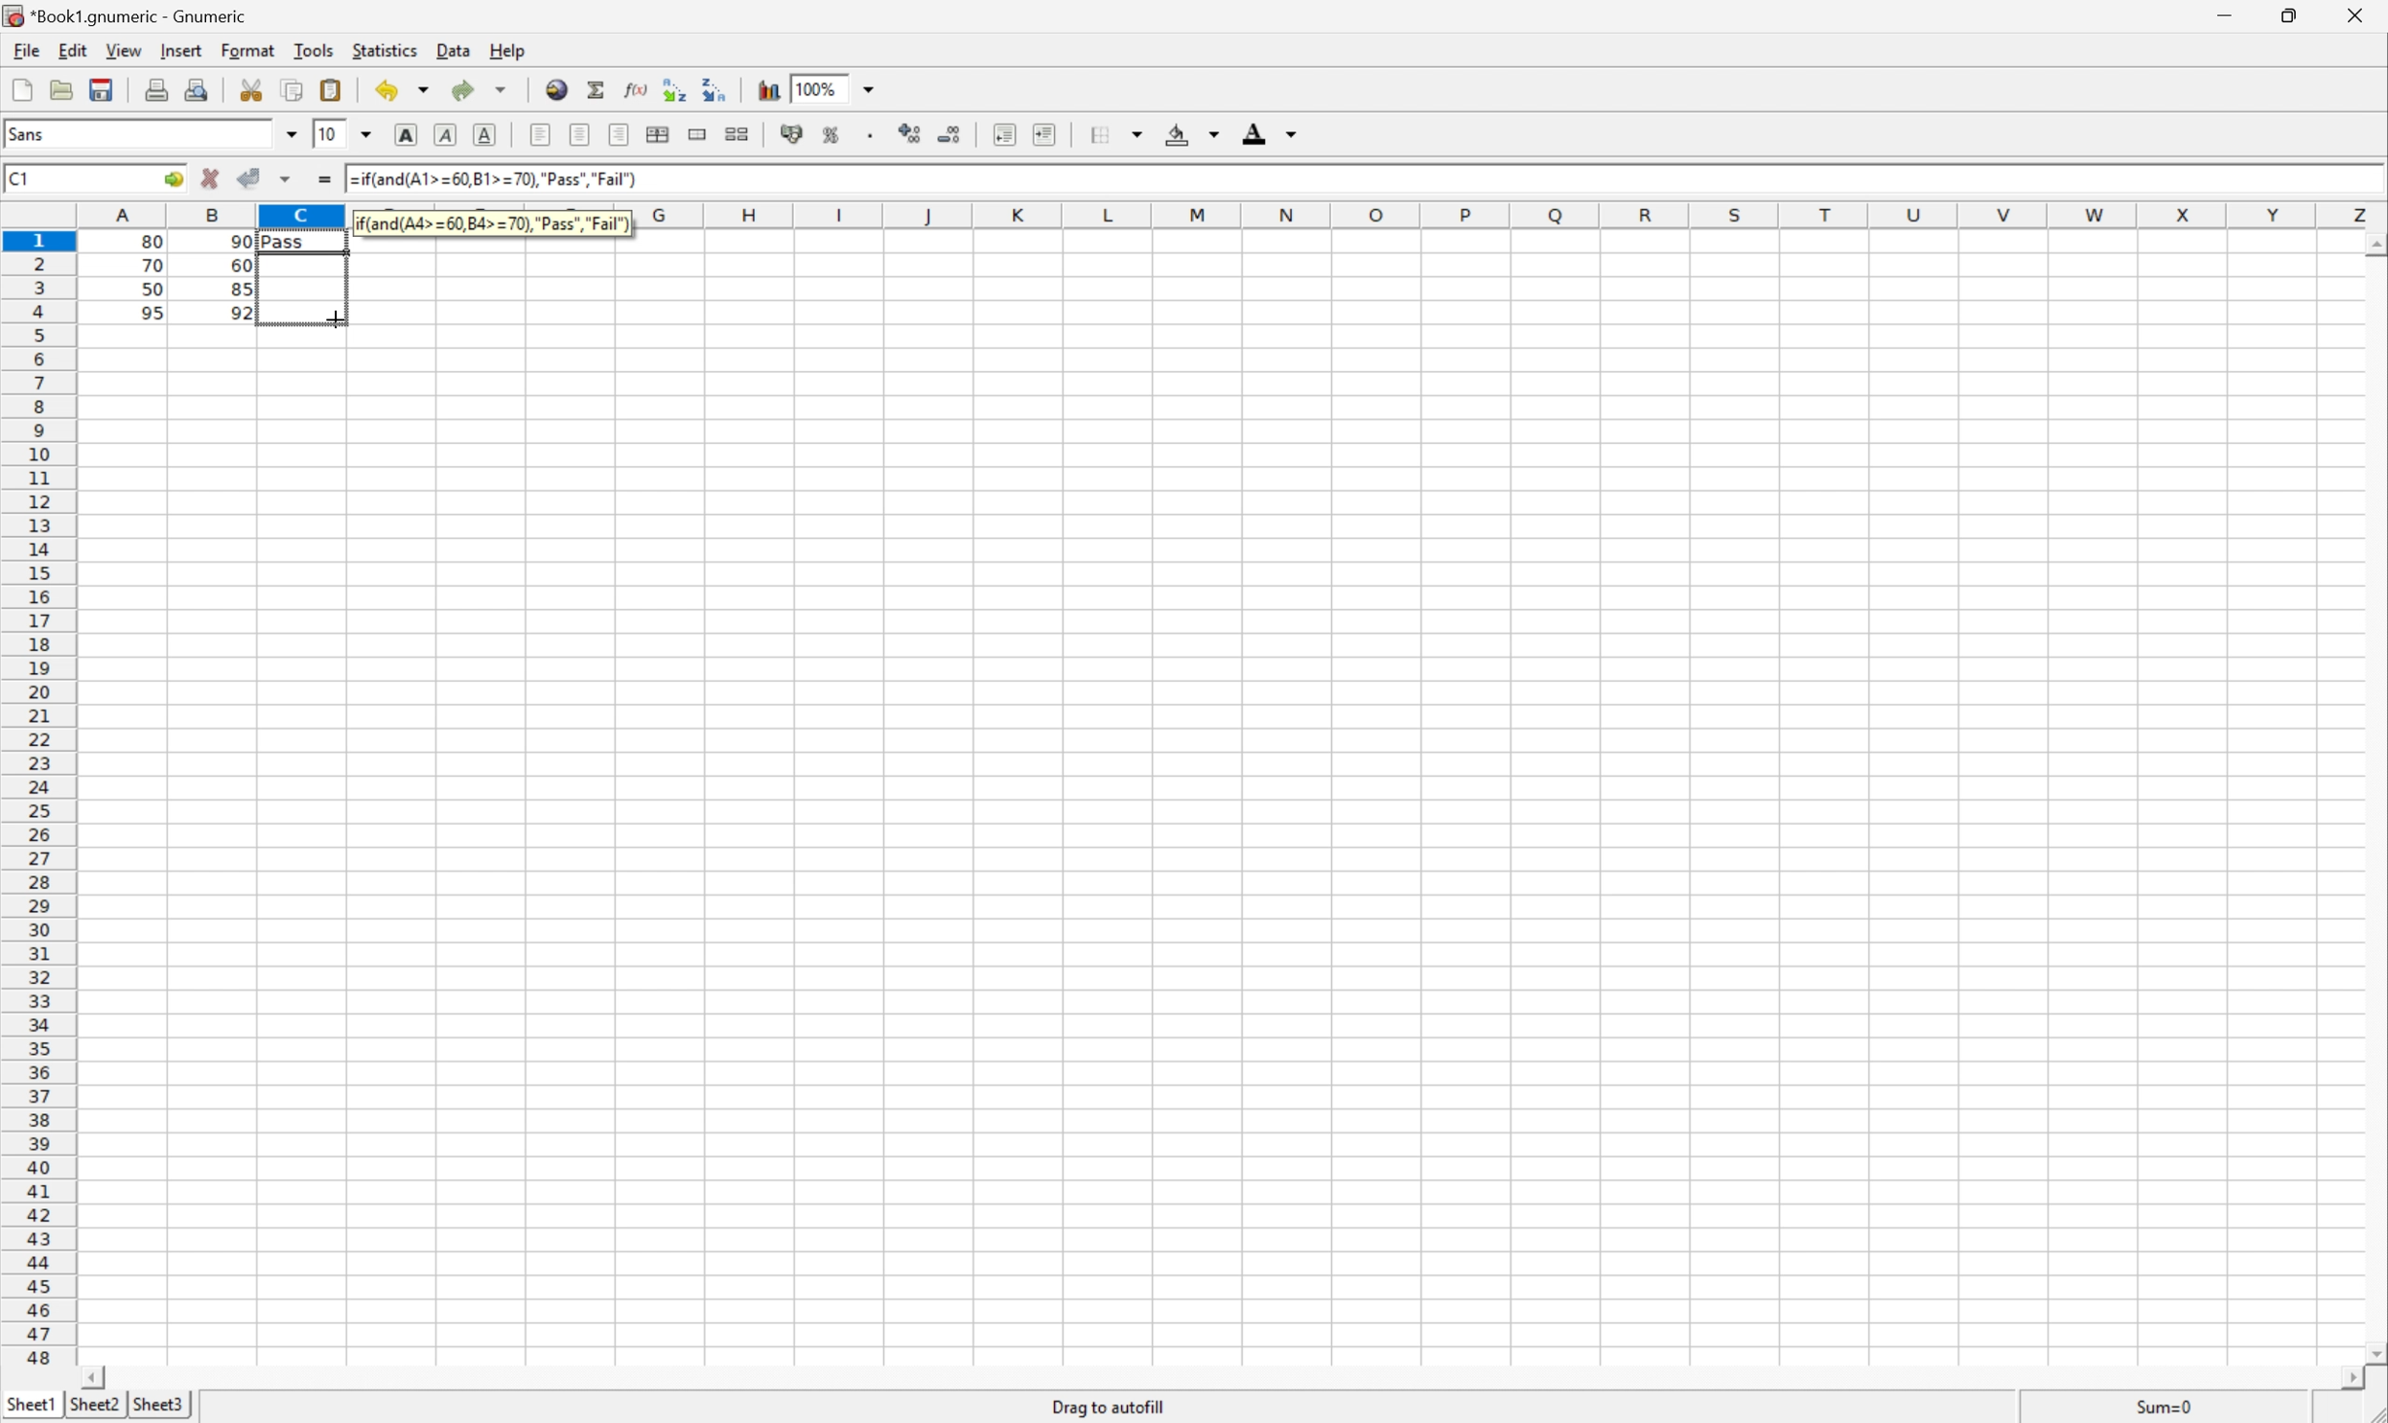 The width and height of the screenshot is (2388, 1423). I want to click on Increase indent, and align the contents to the left, so click(1005, 131).